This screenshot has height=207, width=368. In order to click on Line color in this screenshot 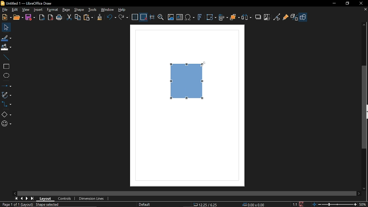, I will do `click(6, 37)`.